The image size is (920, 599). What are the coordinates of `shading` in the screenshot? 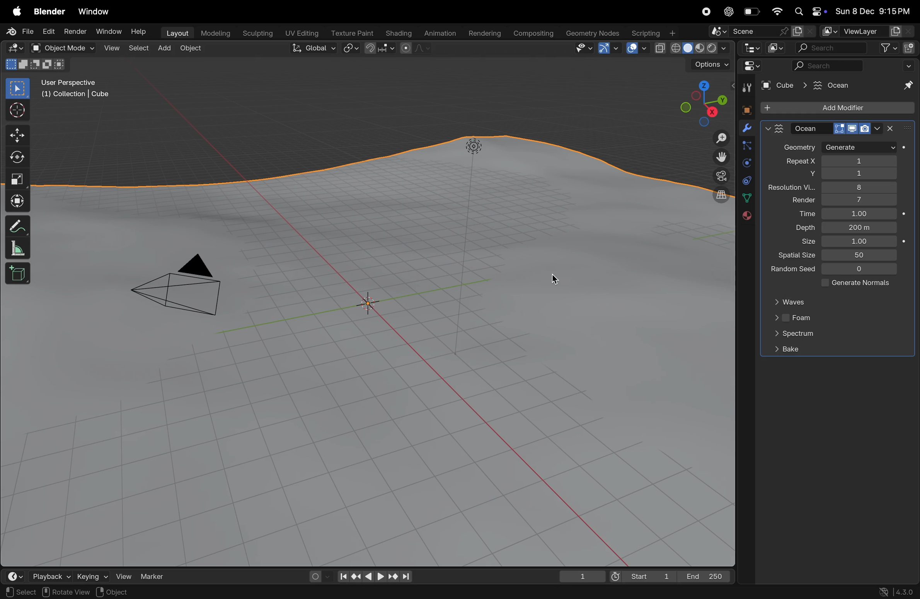 It's located at (396, 32).